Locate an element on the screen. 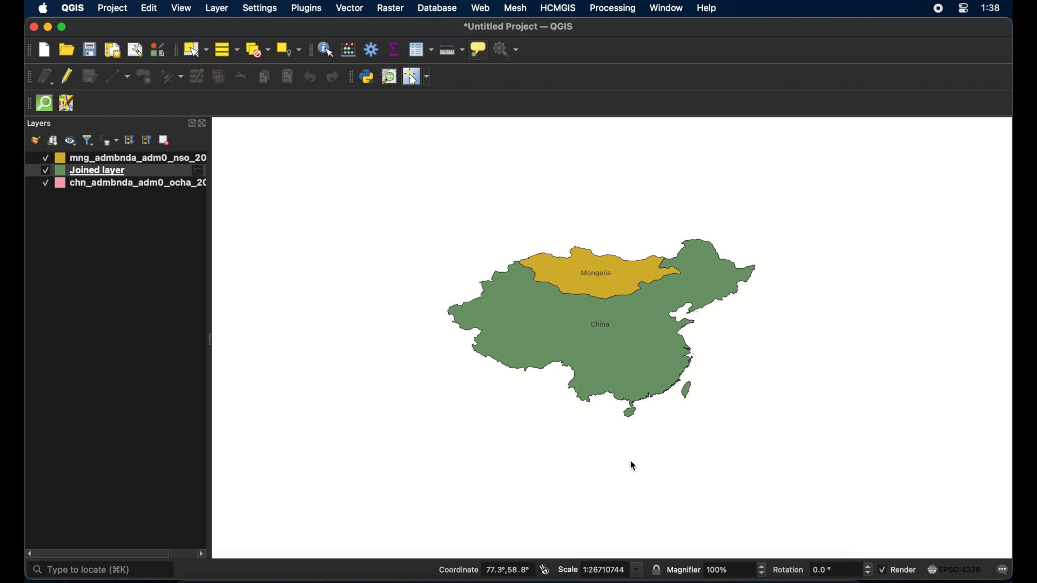 This screenshot has width=1037, height=583. switches cursor to configurable pointer is located at coordinates (418, 77).